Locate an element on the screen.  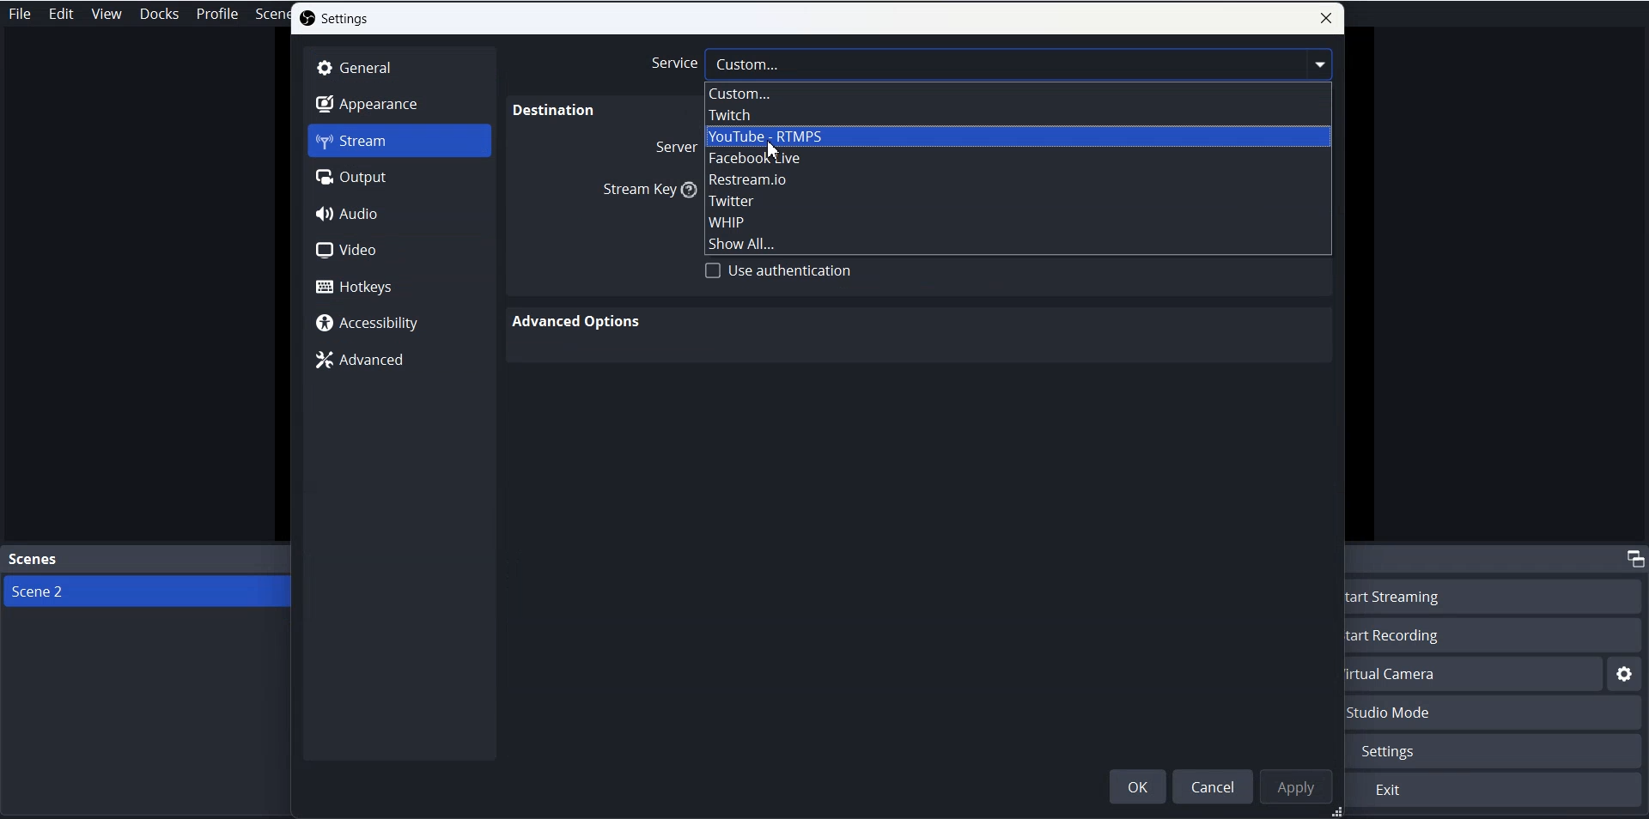
Show all is located at coordinates (1016, 242).